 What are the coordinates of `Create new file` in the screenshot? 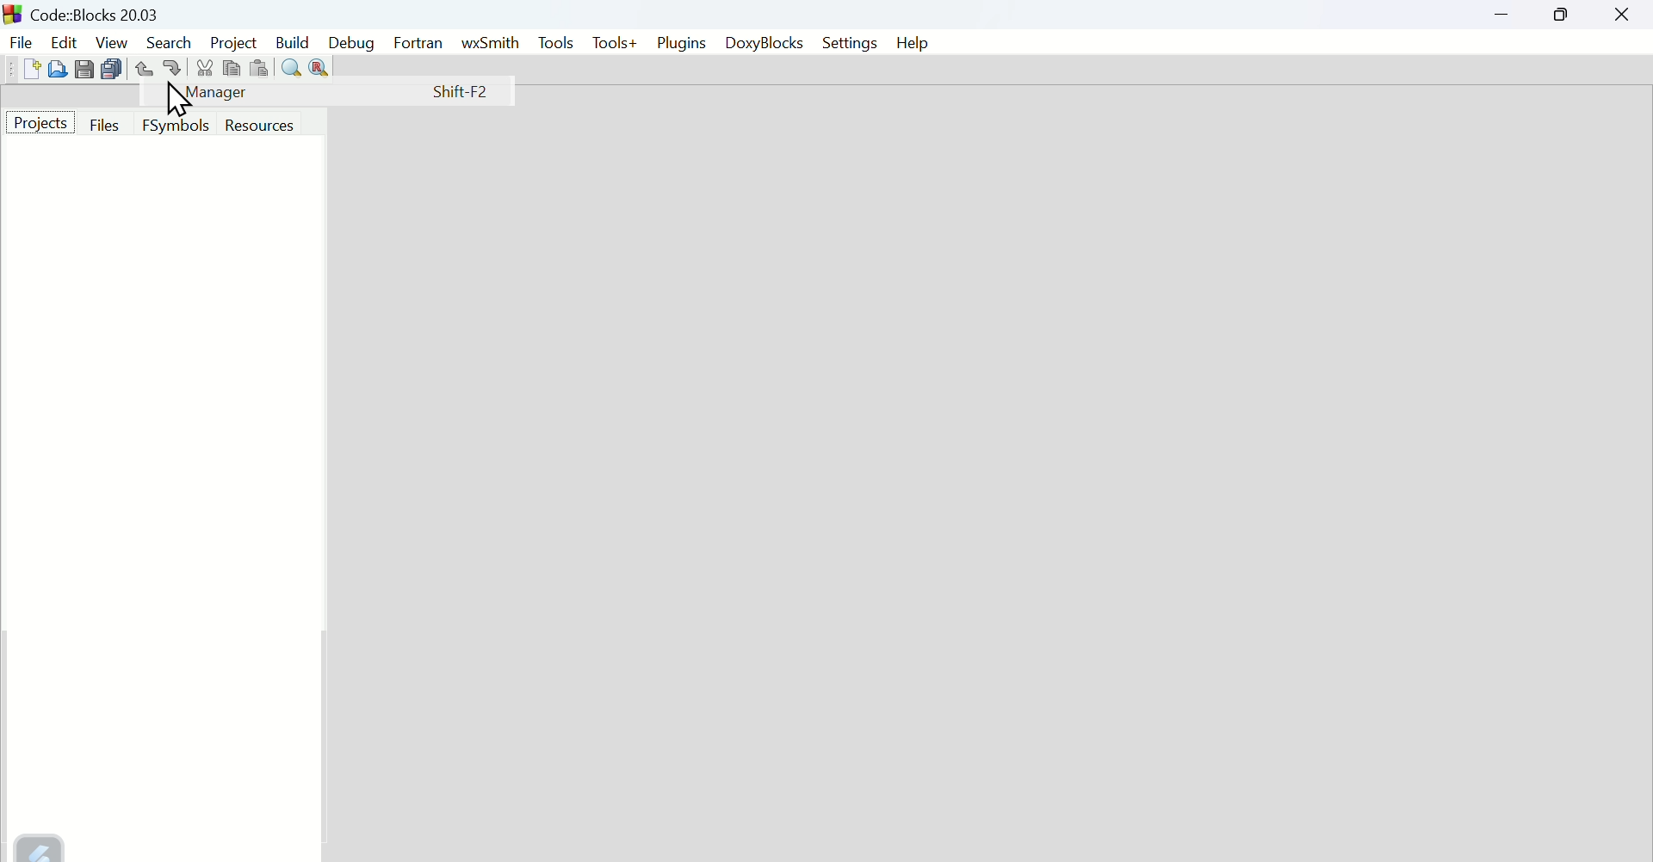 It's located at (32, 69).